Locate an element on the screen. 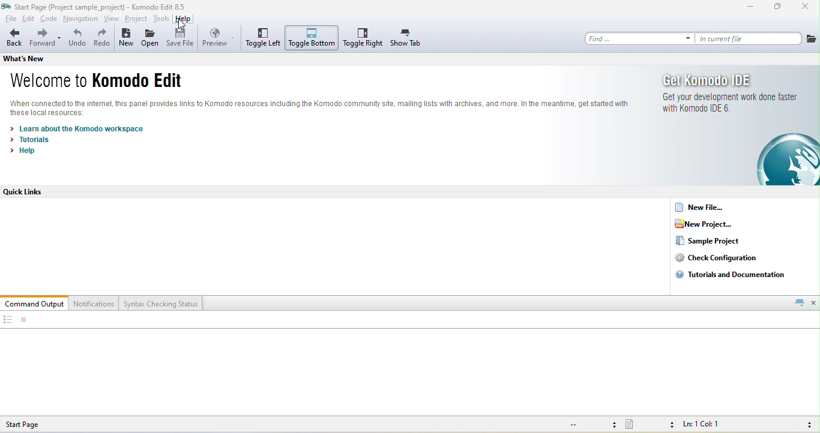 This screenshot has height=433, width=820. sample project is located at coordinates (708, 241).